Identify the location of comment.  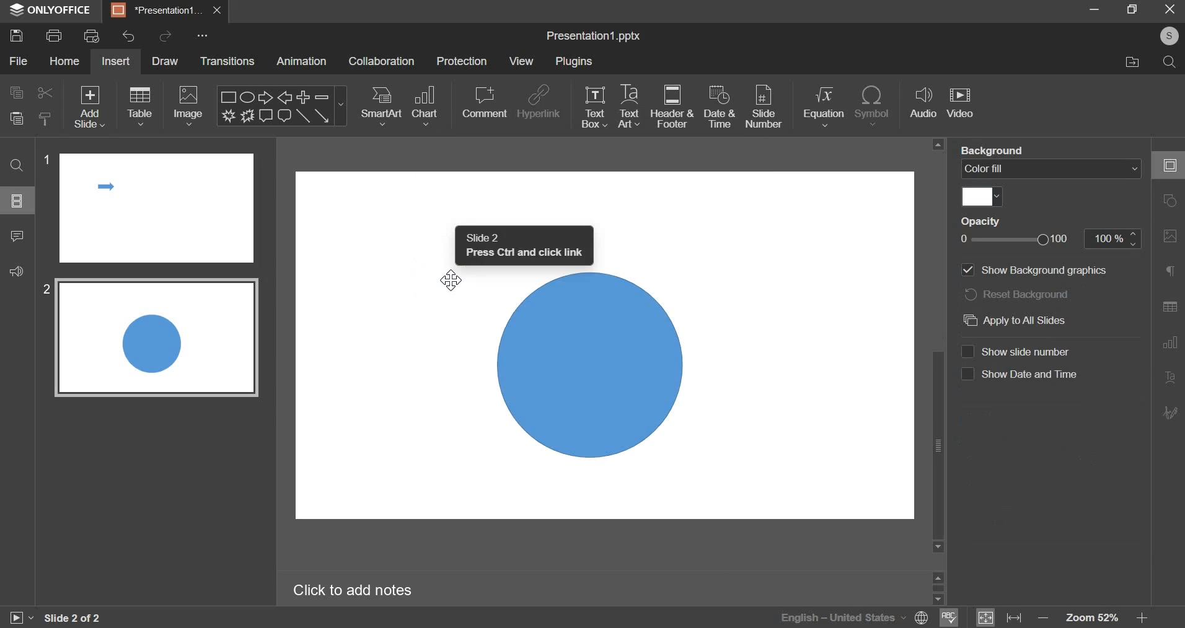
(485, 102).